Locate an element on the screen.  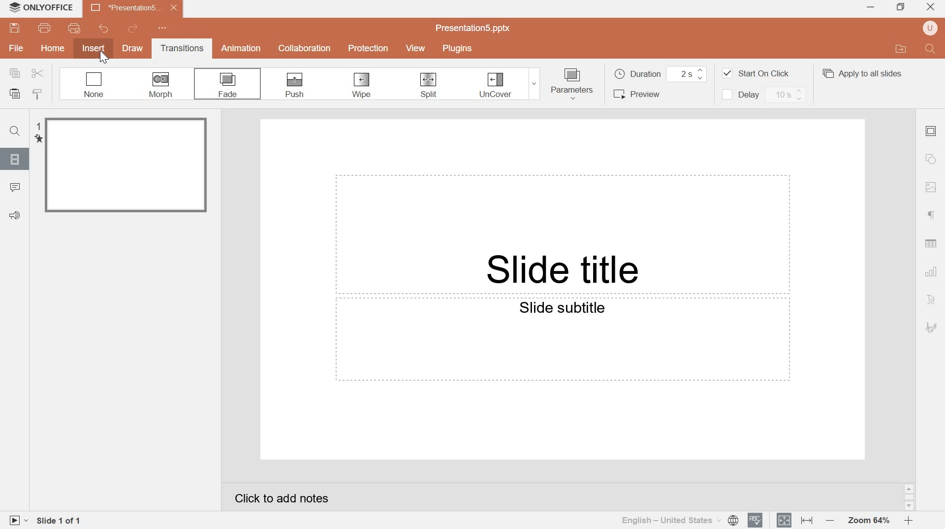
slide settings is located at coordinates (931, 131).